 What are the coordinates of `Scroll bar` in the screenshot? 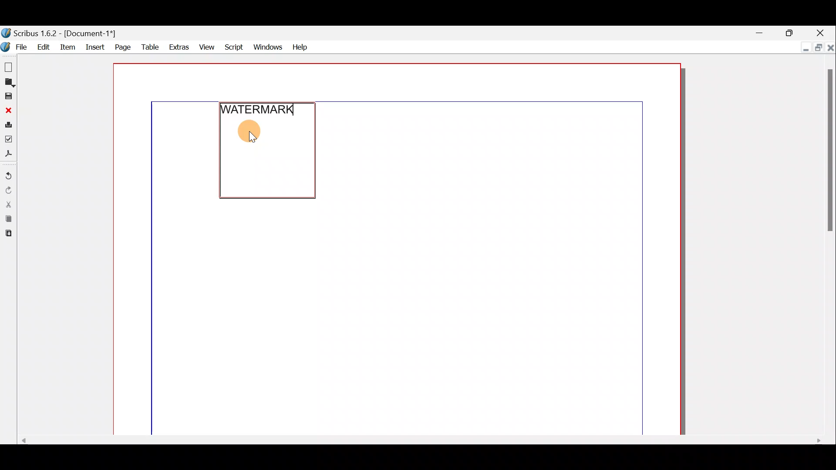 It's located at (416, 440).